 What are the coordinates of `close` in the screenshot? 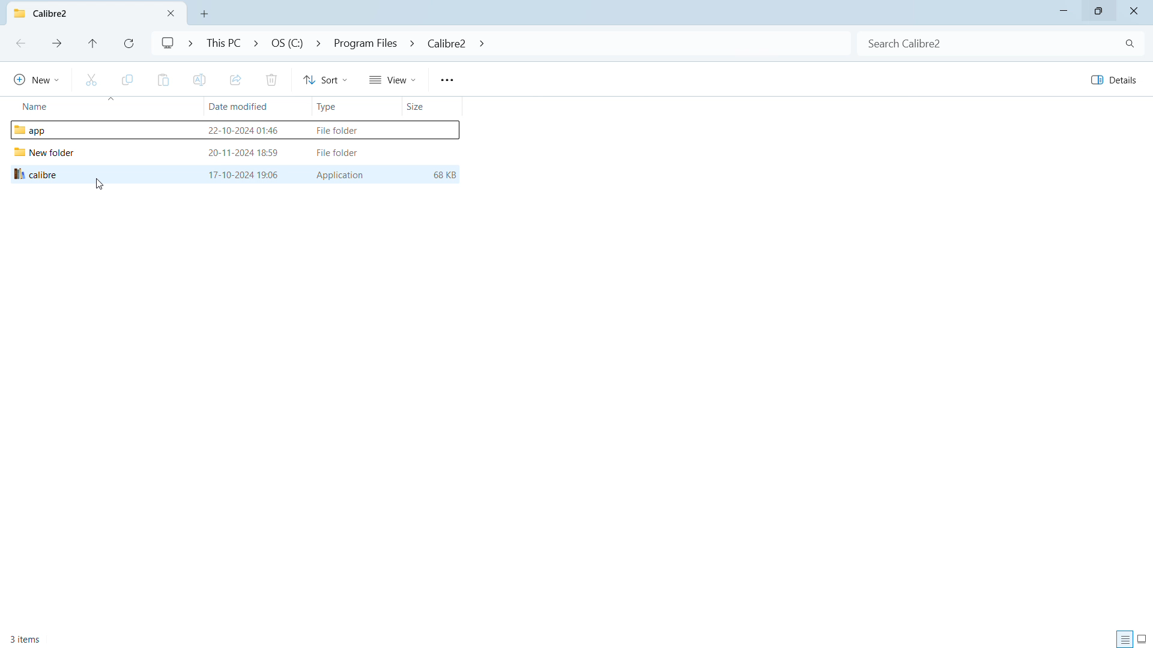 It's located at (1134, 9).